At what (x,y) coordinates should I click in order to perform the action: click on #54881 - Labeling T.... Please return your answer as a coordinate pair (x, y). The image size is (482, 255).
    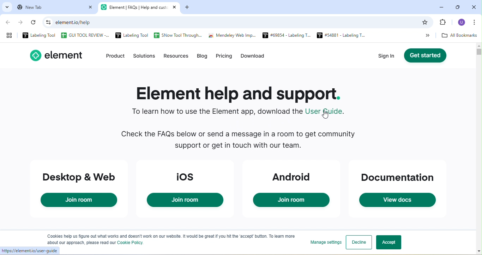
    Looking at the image, I should click on (338, 35).